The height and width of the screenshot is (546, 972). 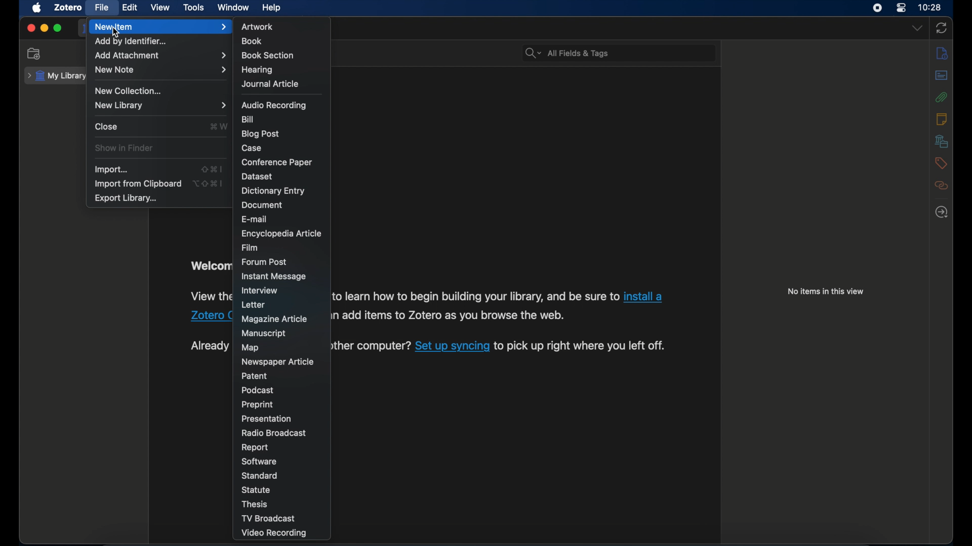 I want to click on obscure text, so click(x=211, y=265).